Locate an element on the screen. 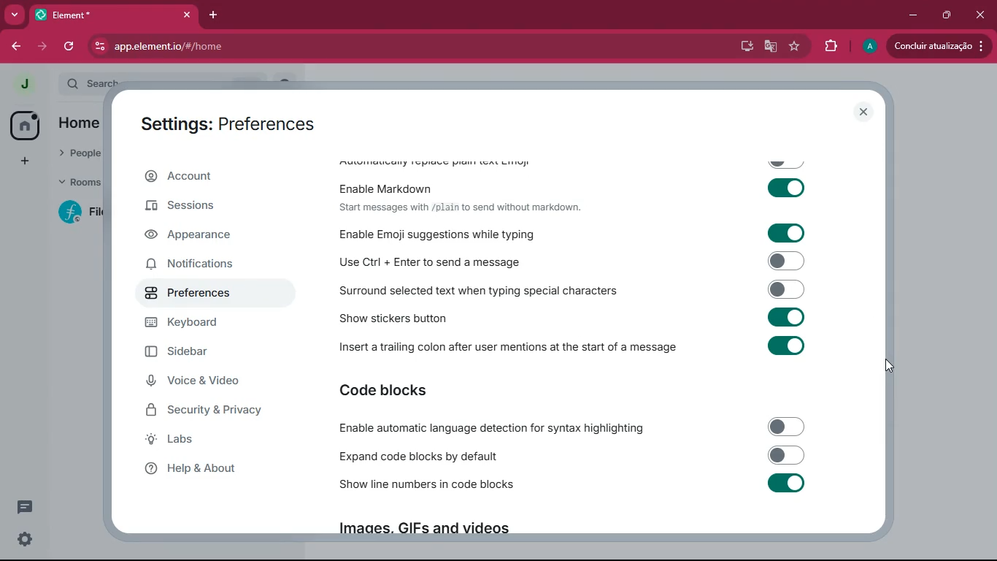  more is located at coordinates (15, 14).